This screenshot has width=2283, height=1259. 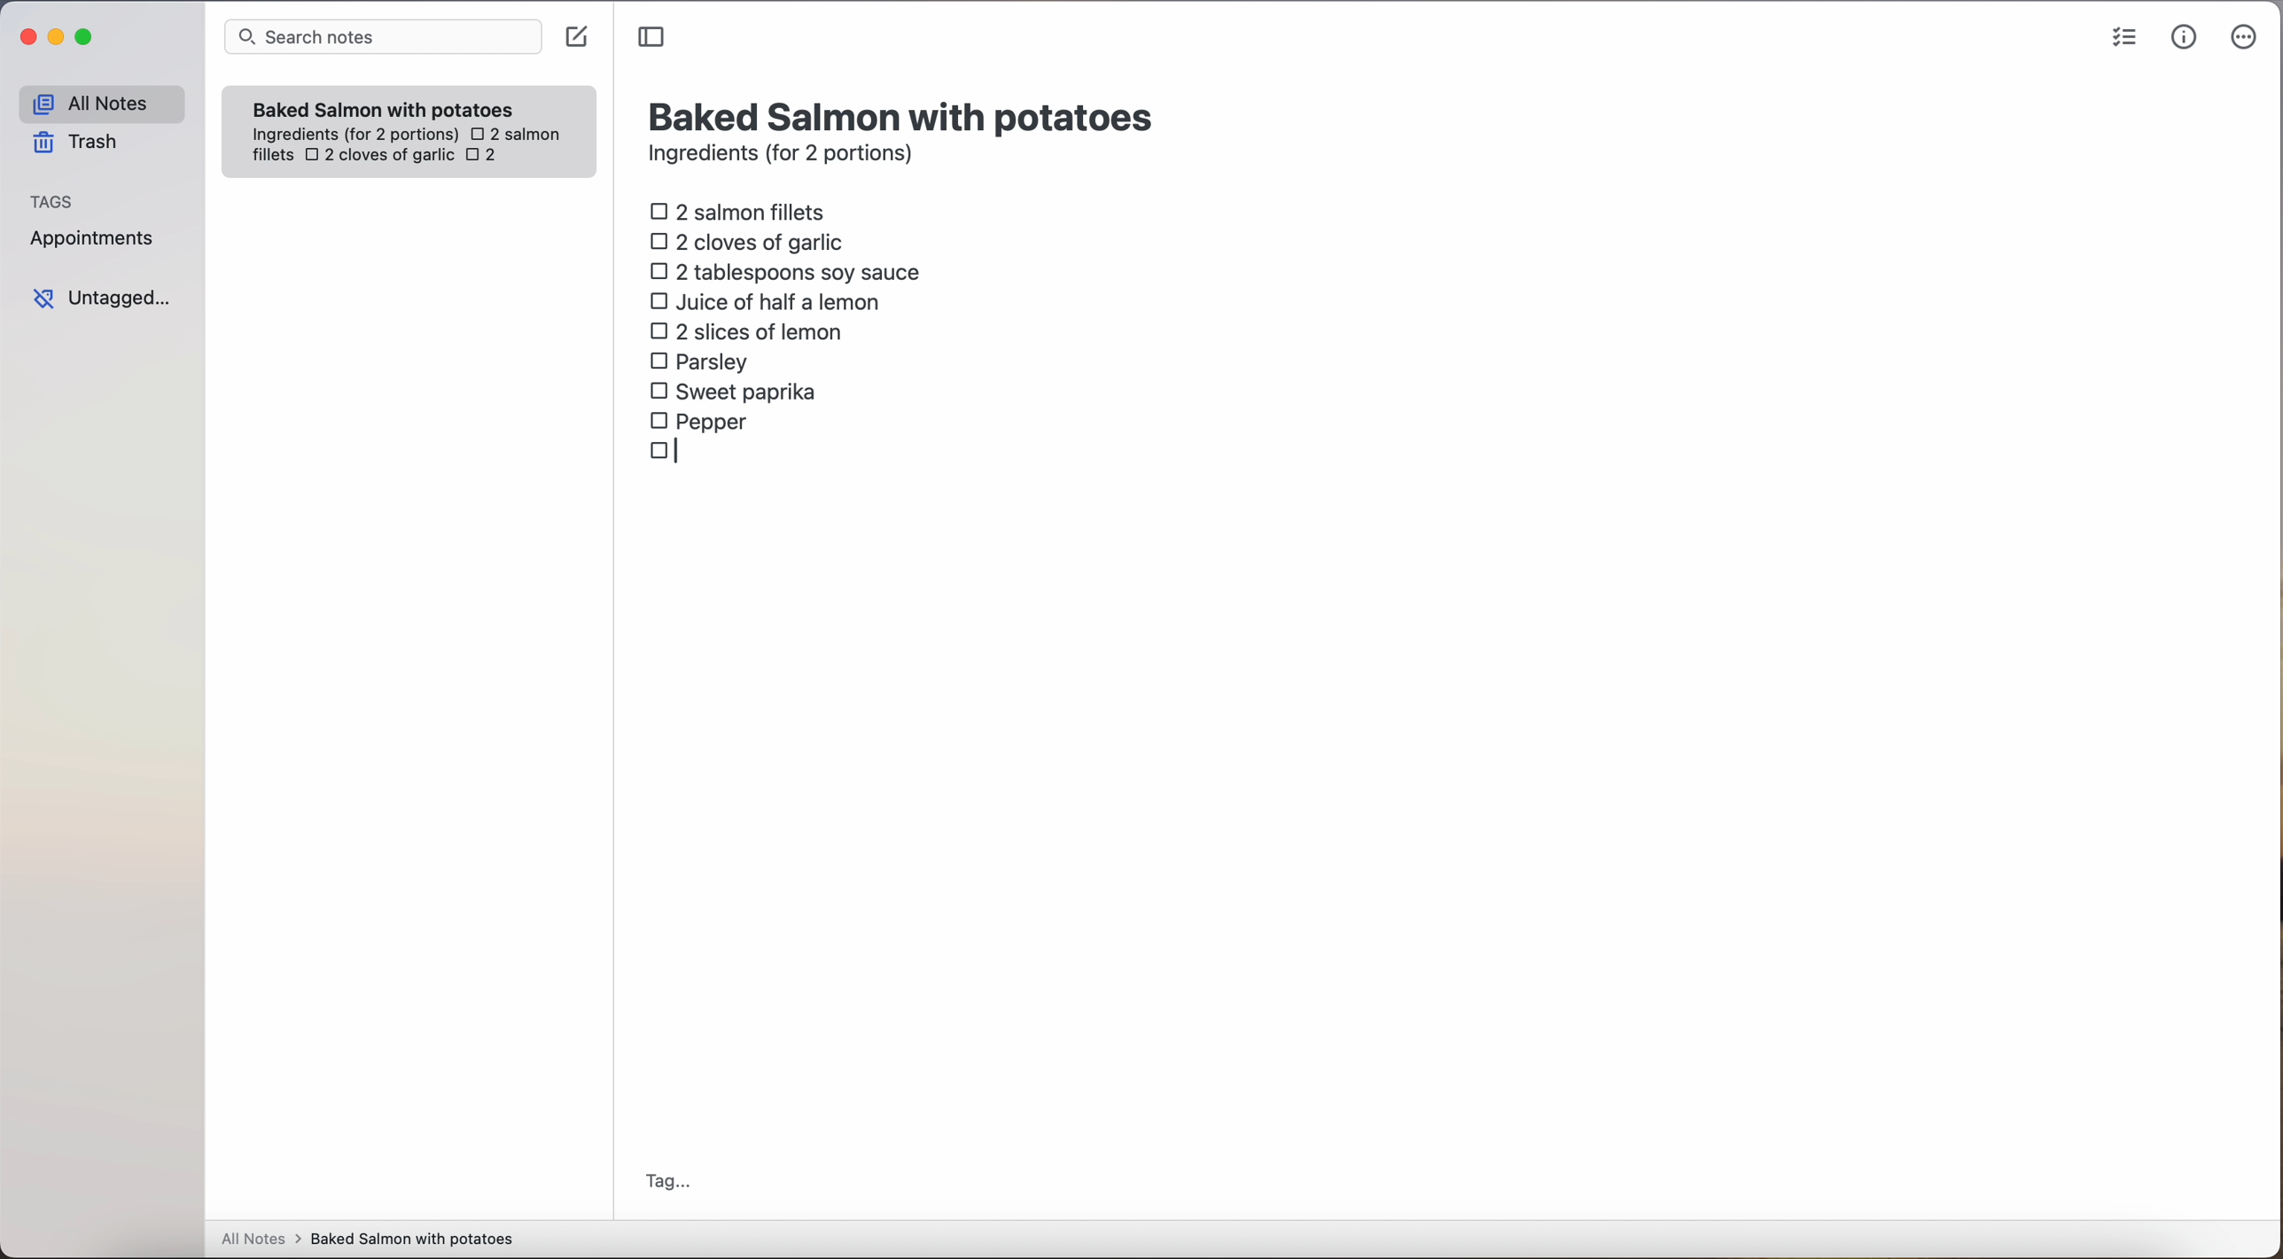 What do you see at coordinates (487, 157) in the screenshot?
I see `2 ` at bounding box center [487, 157].